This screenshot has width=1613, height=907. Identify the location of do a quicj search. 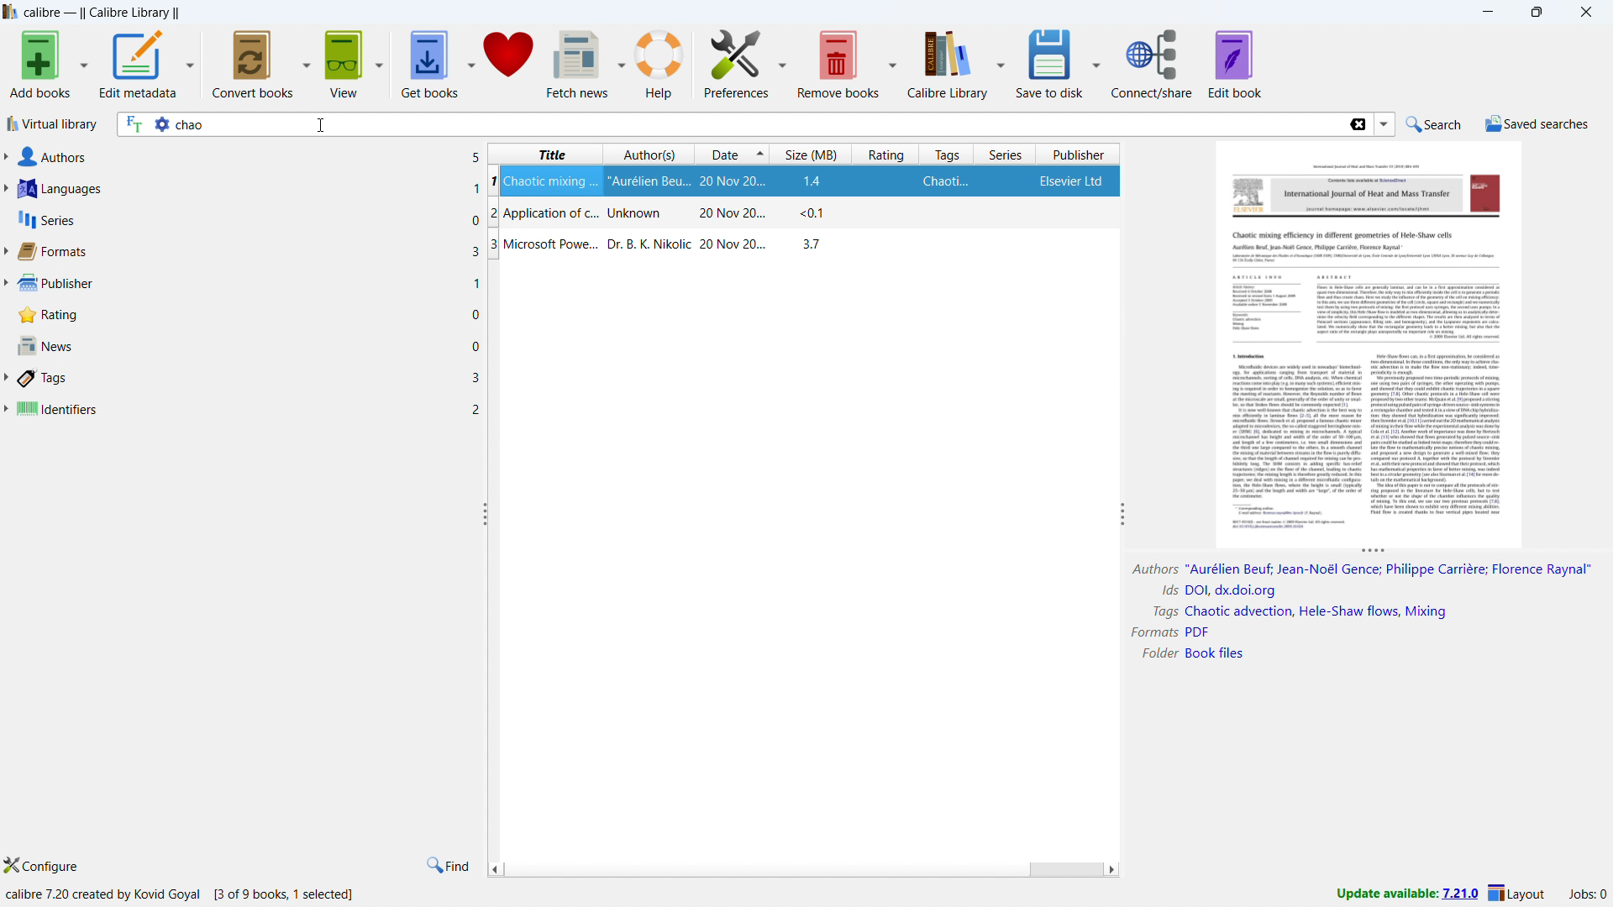
(1435, 123).